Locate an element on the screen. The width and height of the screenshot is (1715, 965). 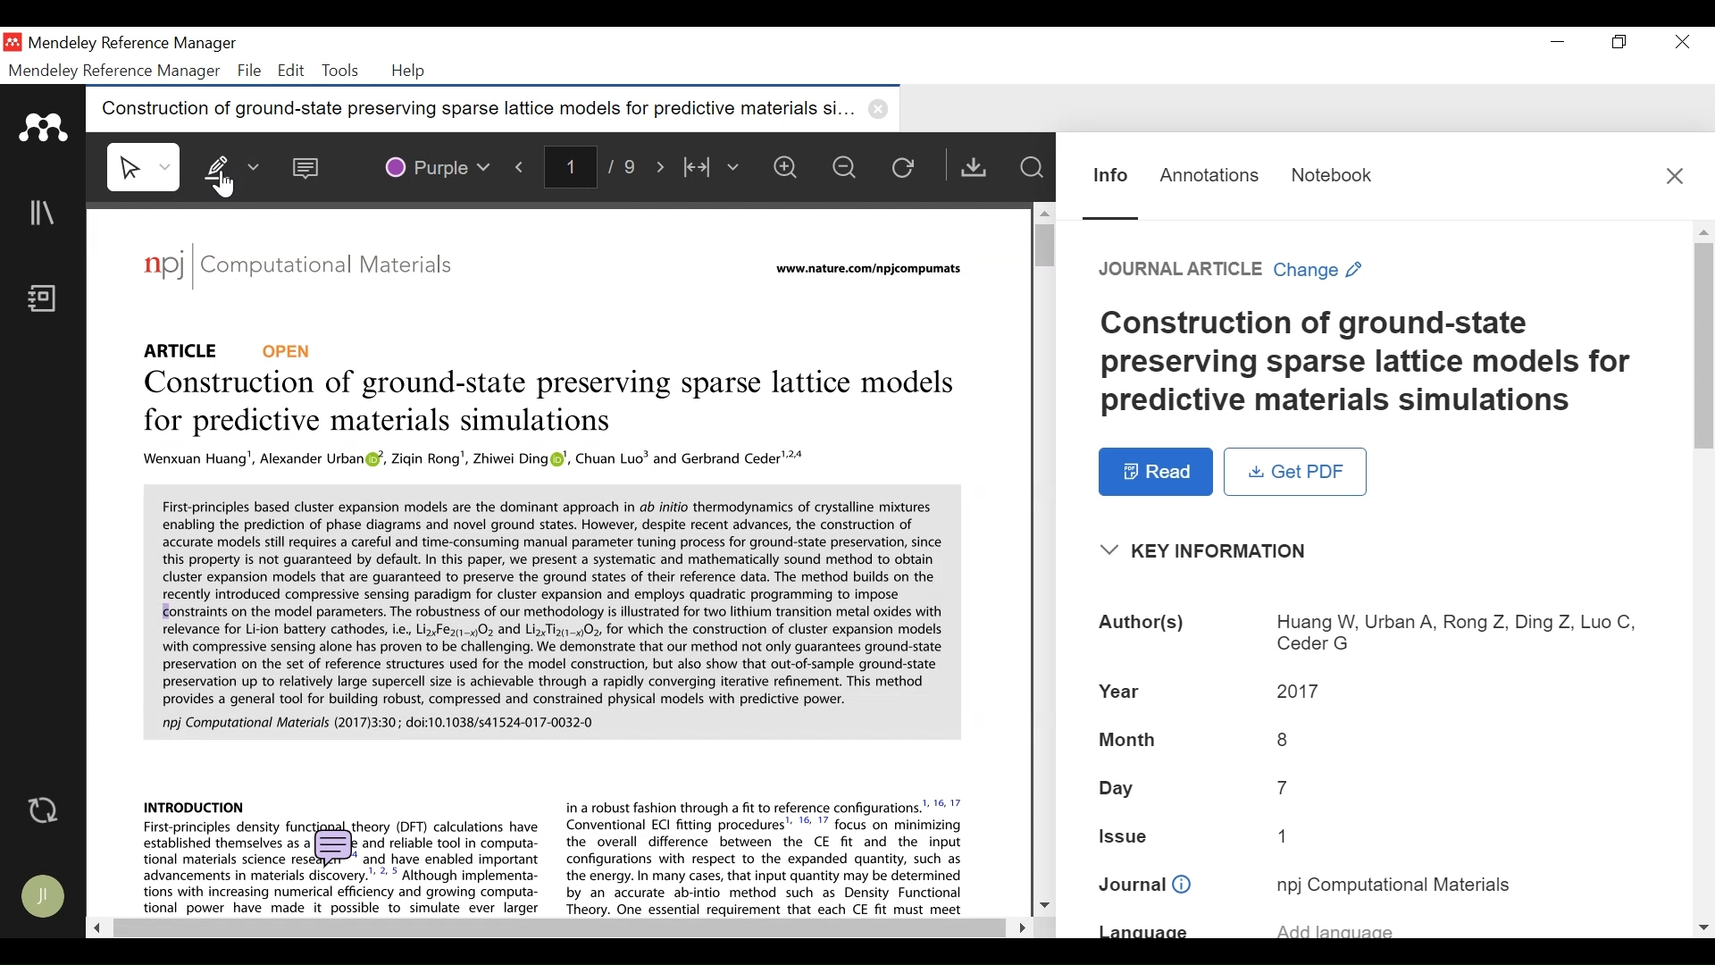
Close is located at coordinates (1678, 42).